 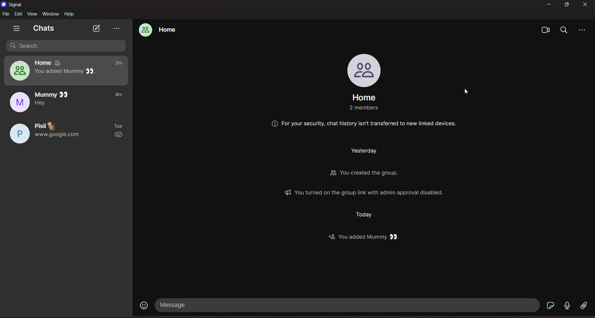 What do you see at coordinates (144, 305) in the screenshot?
I see `emojis` at bounding box center [144, 305].